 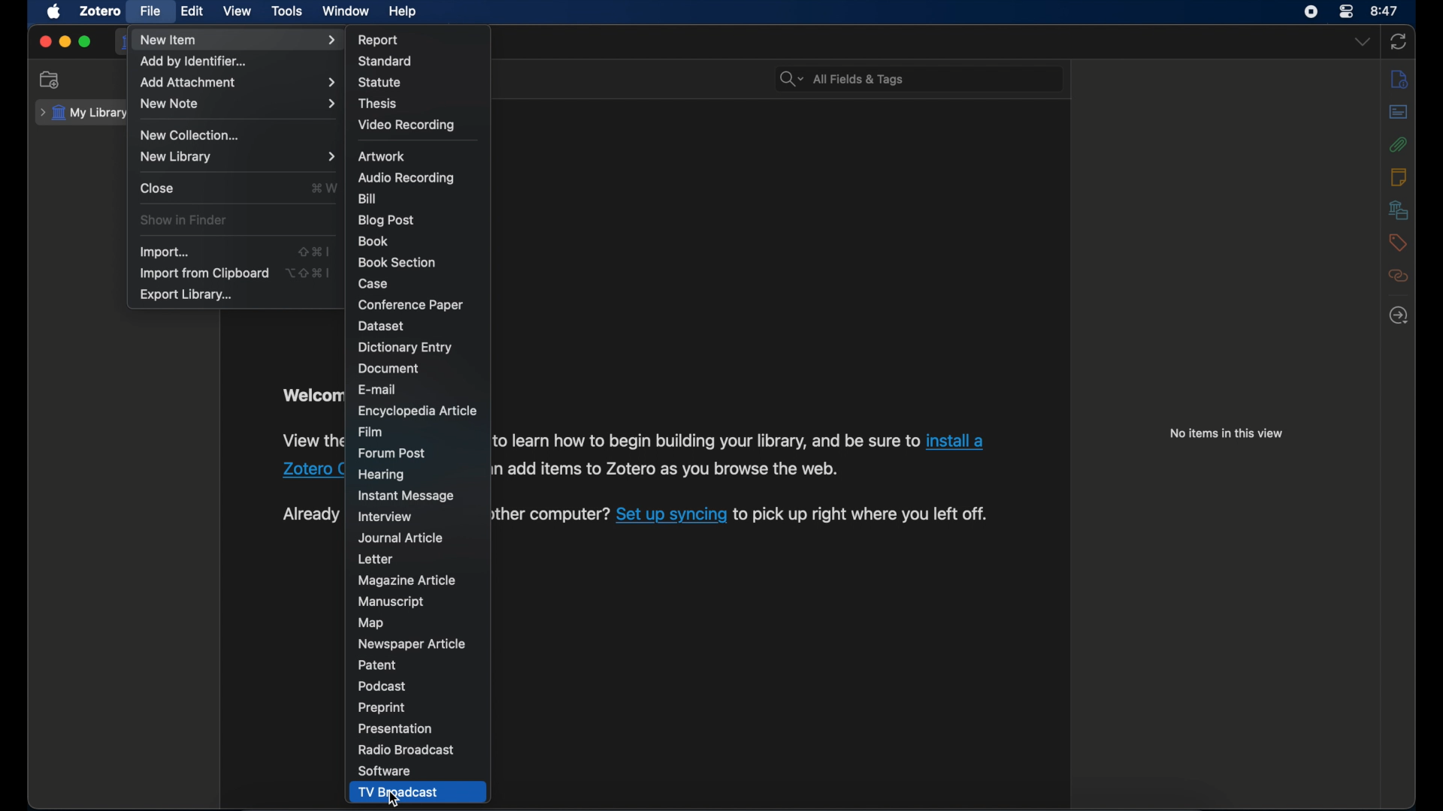 What do you see at coordinates (386, 220) in the screenshot?
I see `blog post` at bounding box center [386, 220].